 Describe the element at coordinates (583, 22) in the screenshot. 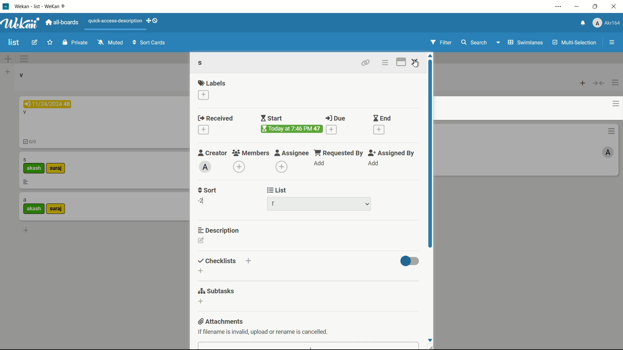

I see `notifications` at that location.